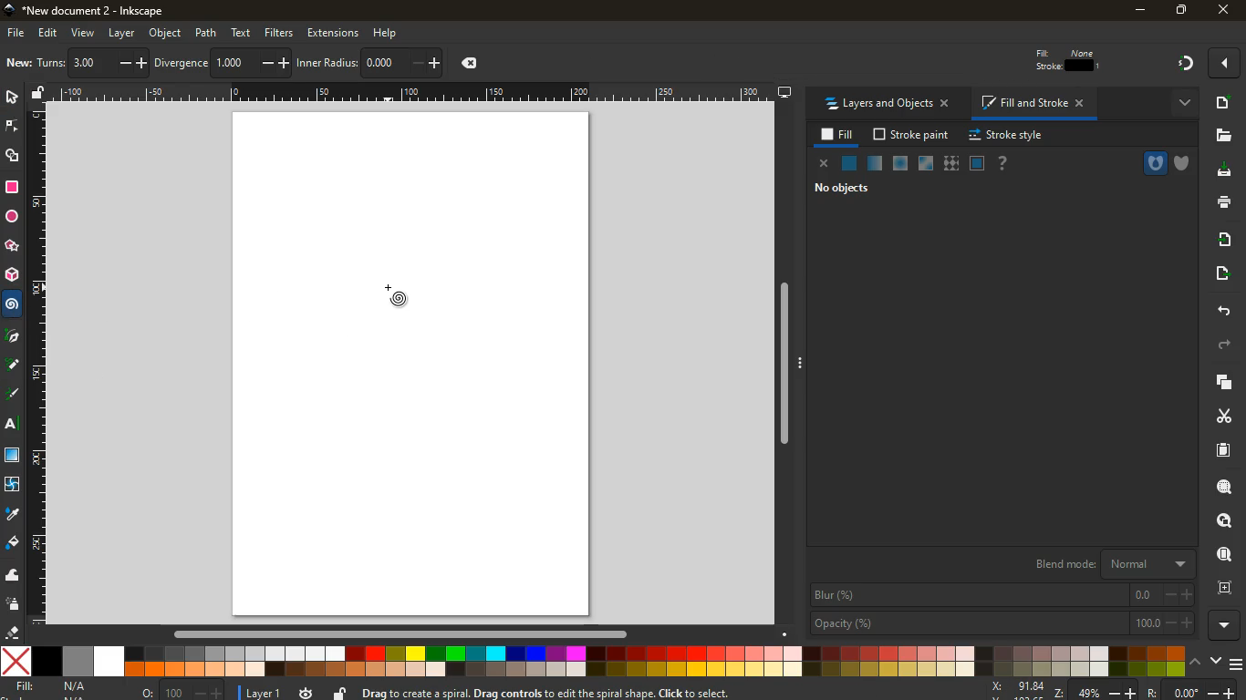  What do you see at coordinates (1224, 451) in the screenshot?
I see `paper` at bounding box center [1224, 451].